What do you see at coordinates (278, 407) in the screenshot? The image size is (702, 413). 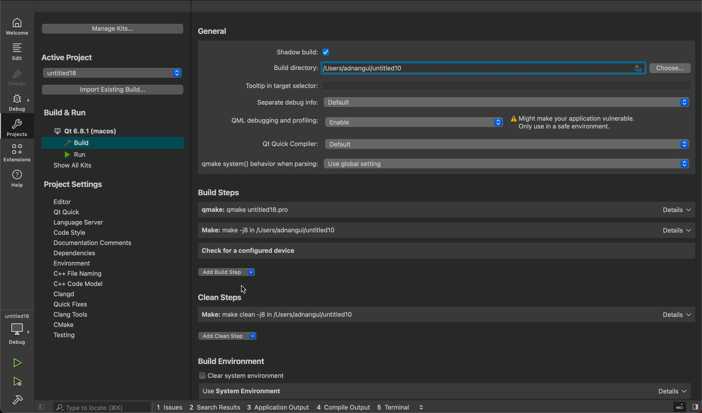 I see `3 Application Output` at bounding box center [278, 407].